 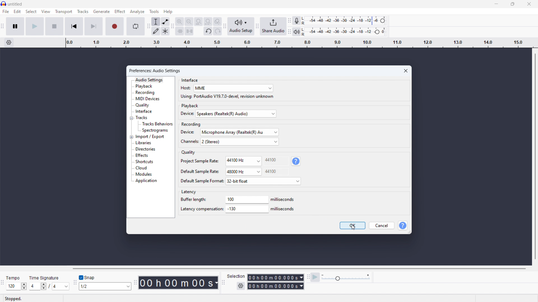 What do you see at coordinates (227, 96) in the screenshot?
I see `Using: port audio V19 .7 .0 devel, revision unknown ` at bounding box center [227, 96].